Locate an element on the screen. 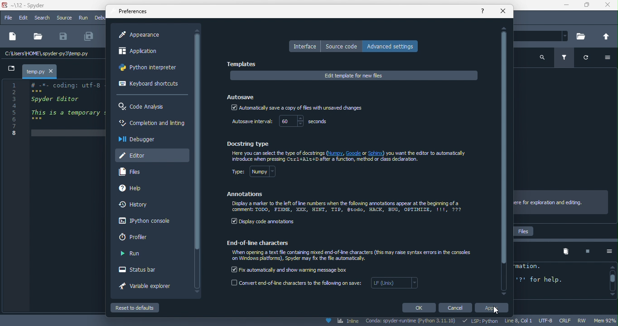 The height and width of the screenshot is (326, 618). crlf is located at coordinates (566, 321).